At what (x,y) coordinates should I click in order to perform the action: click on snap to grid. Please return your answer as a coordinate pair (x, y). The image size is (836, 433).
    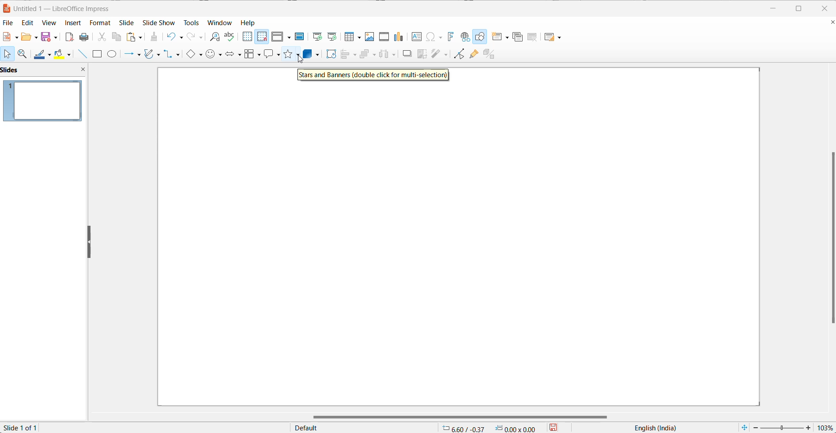
    Looking at the image, I should click on (262, 38).